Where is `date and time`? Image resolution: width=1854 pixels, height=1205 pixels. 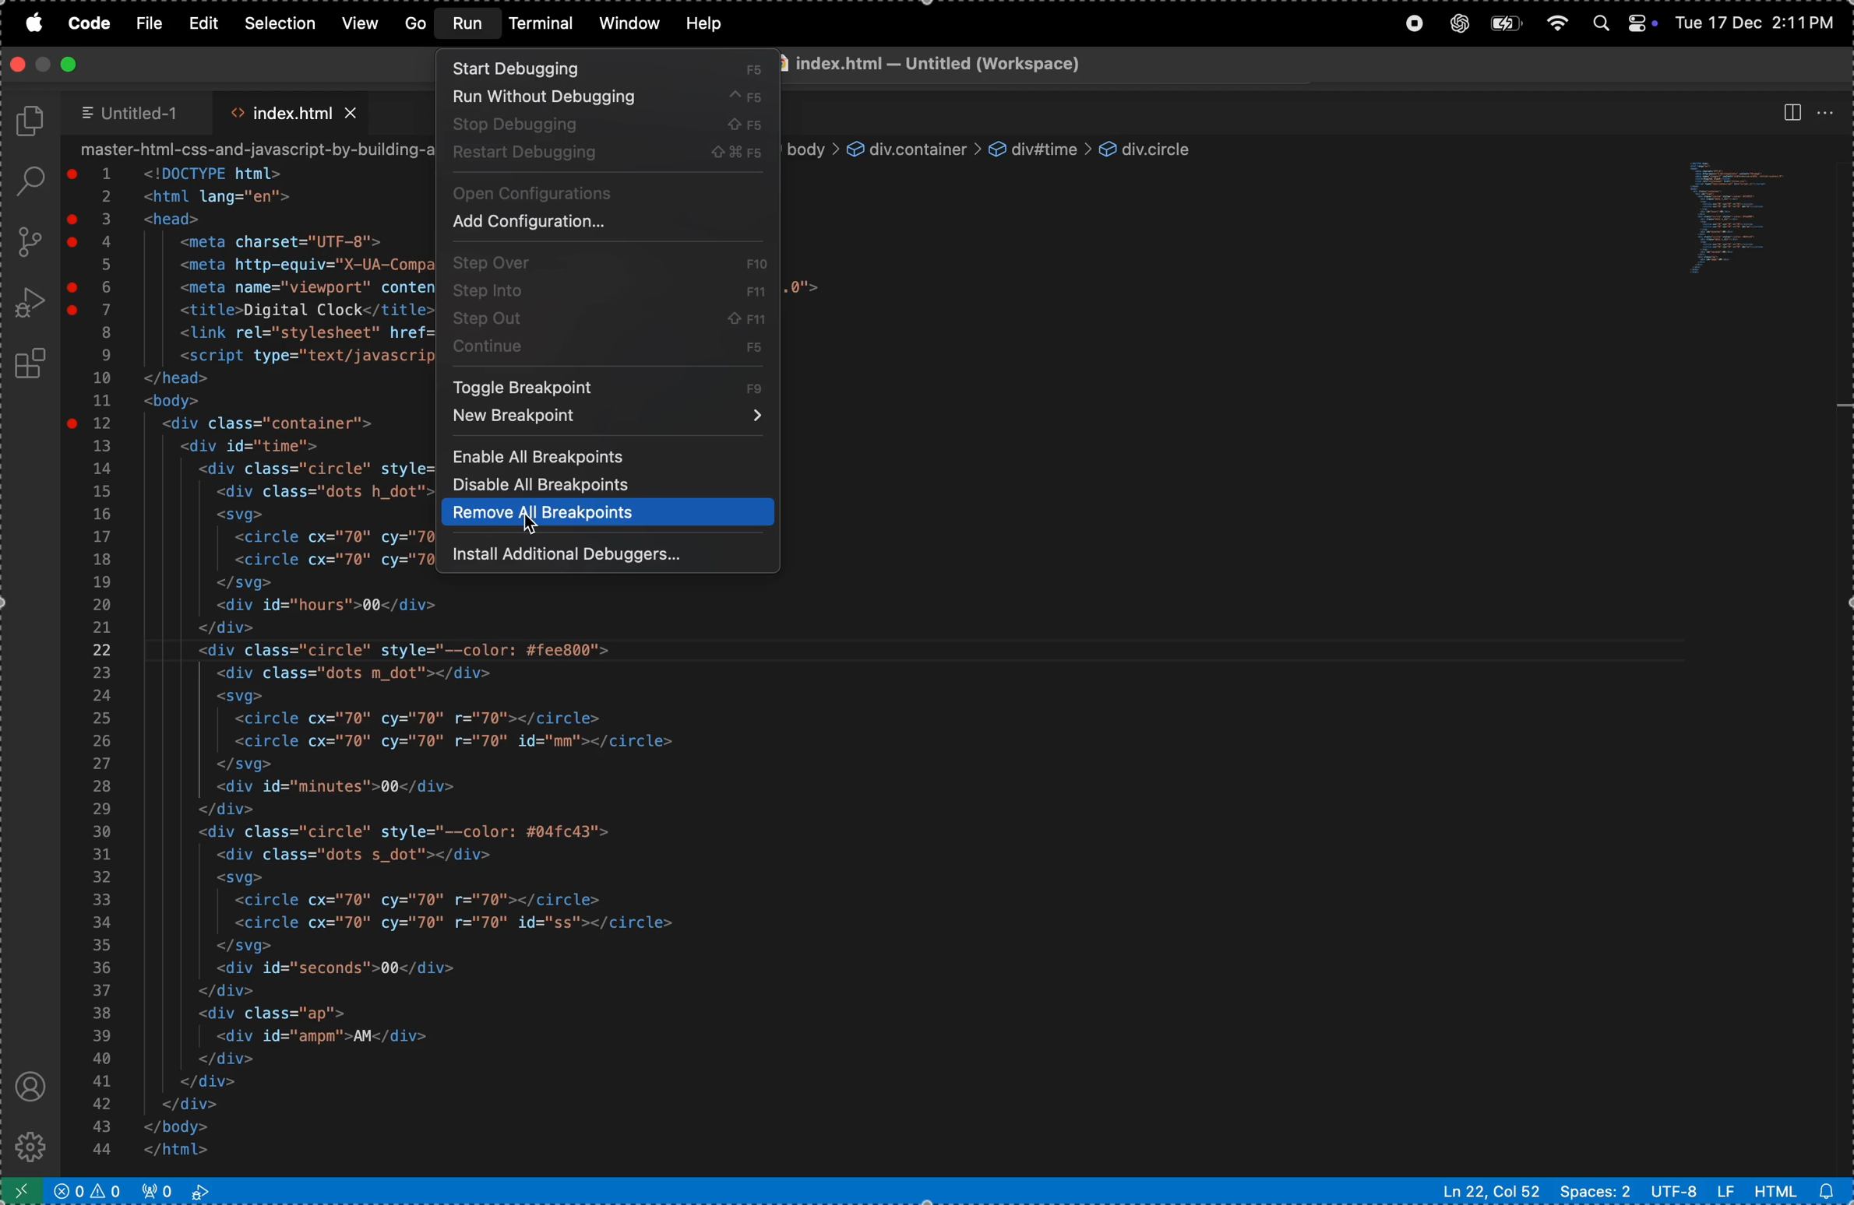
date and time is located at coordinates (1757, 21).